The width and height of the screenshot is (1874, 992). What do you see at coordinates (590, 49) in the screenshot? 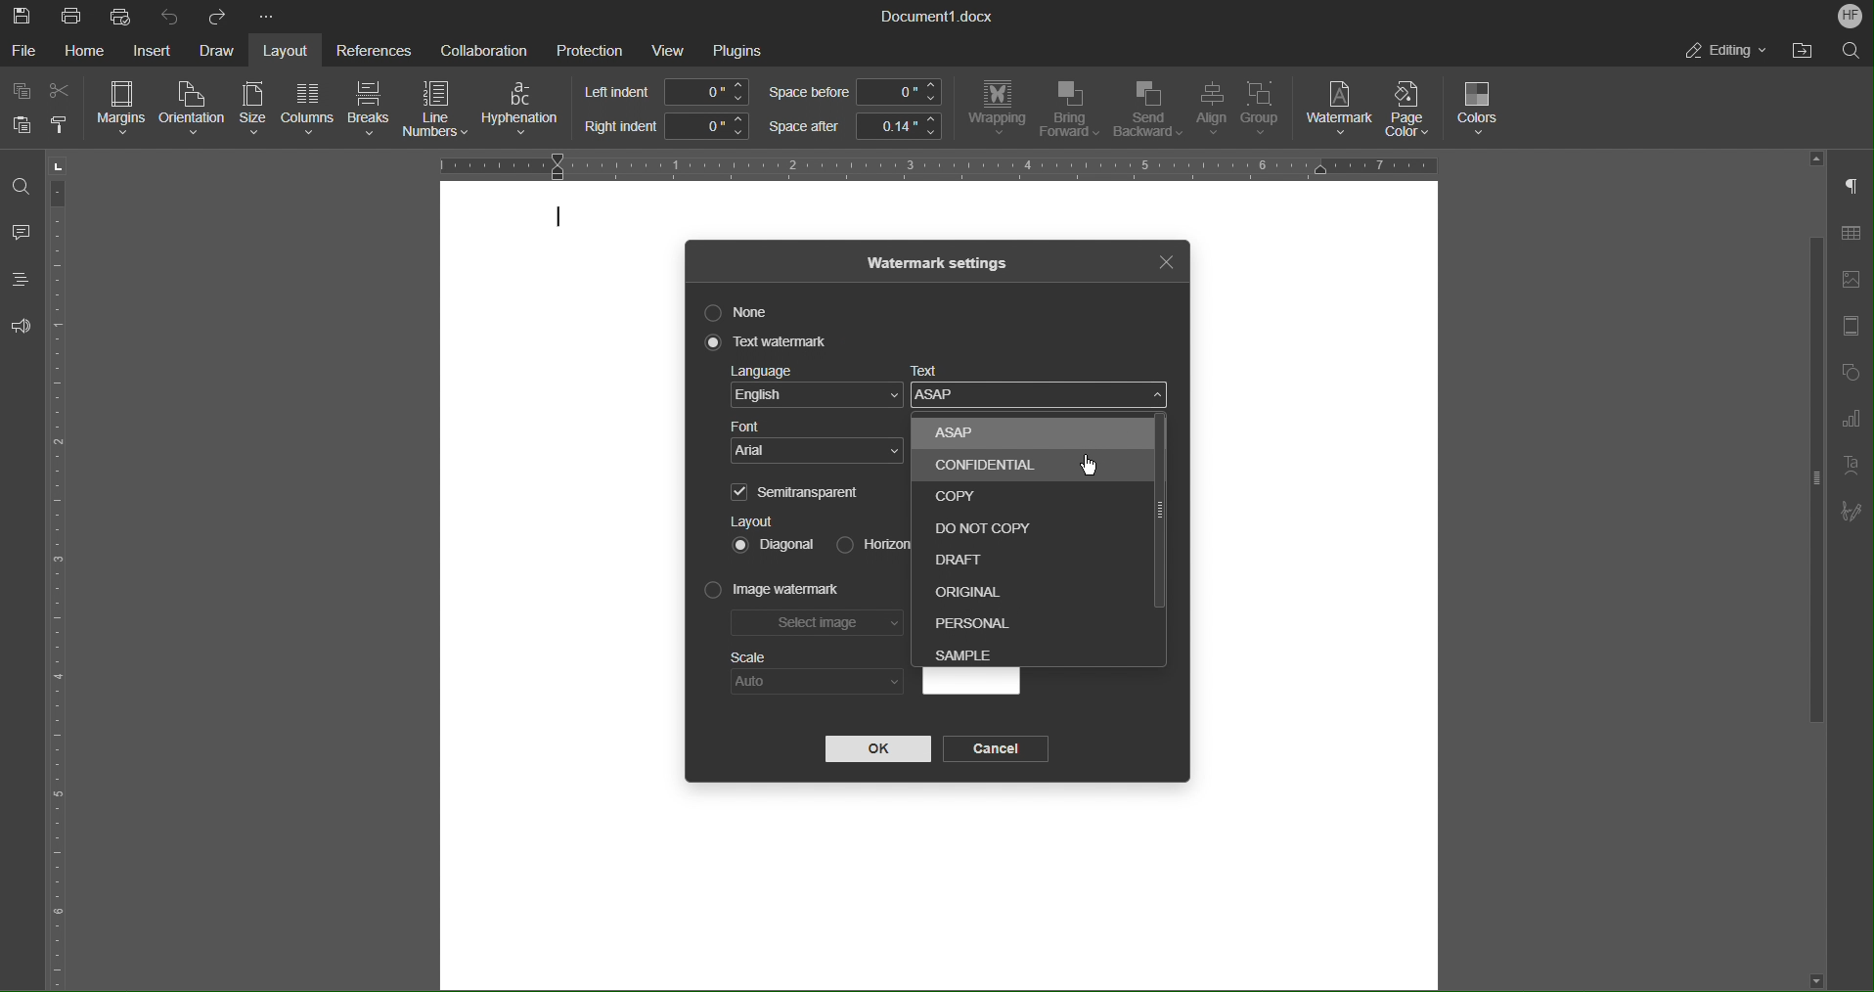
I see `Protection` at bounding box center [590, 49].